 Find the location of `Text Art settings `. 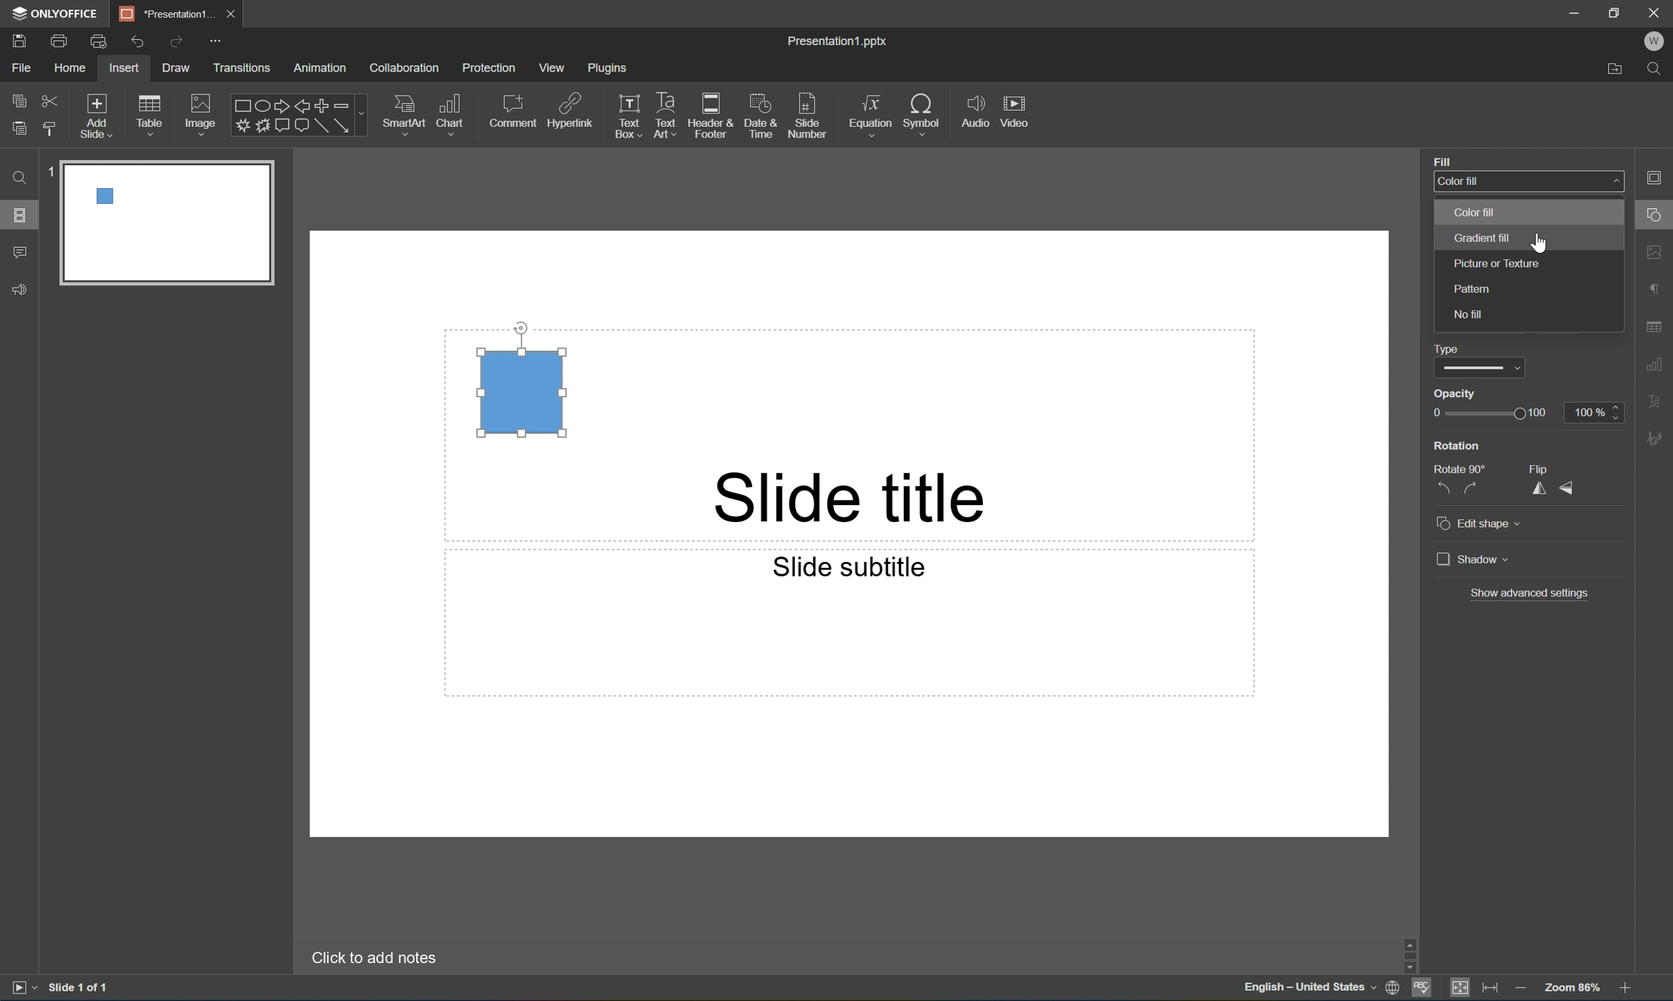

Text Art settings  is located at coordinates (1658, 399).